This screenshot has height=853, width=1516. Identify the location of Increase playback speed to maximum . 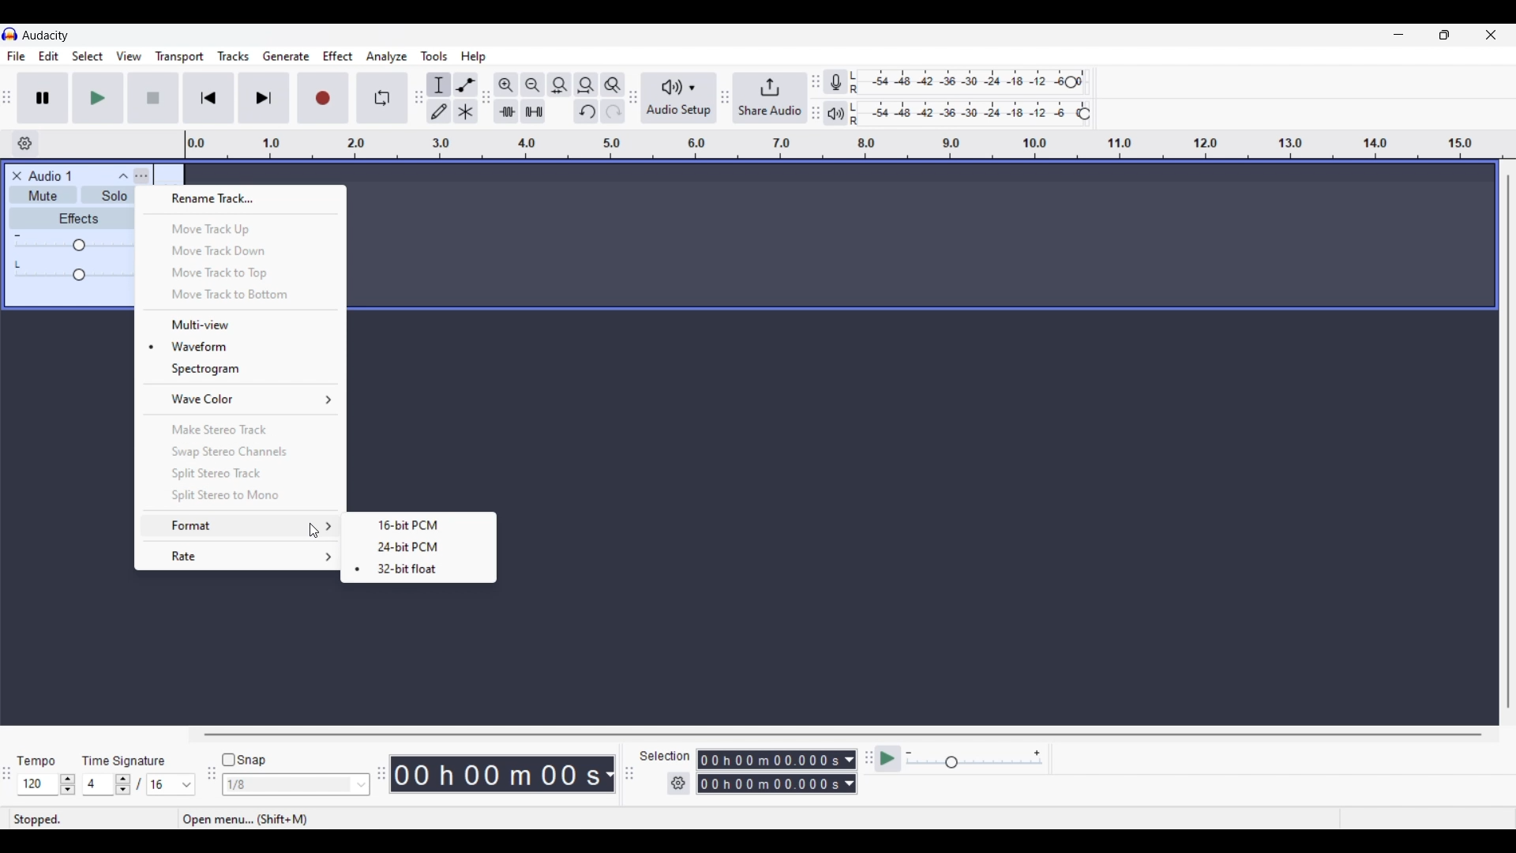
(1038, 753).